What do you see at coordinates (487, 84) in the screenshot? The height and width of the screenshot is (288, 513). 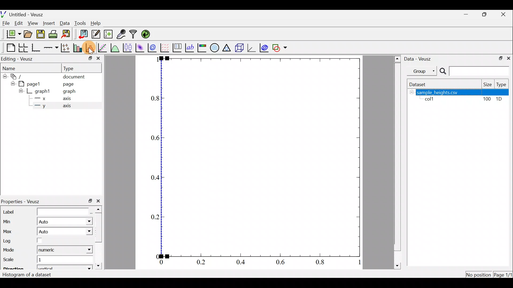 I see `Size` at bounding box center [487, 84].